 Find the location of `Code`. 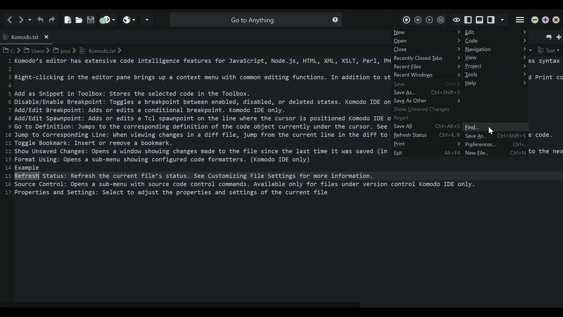

Code is located at coordinates (496, 41).